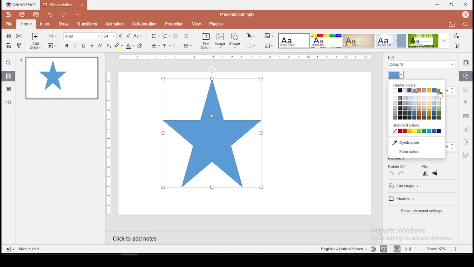  What do you see at coordinates (465, 15) in the screenshot?
I see `profile` at bounding box center [465, 15].